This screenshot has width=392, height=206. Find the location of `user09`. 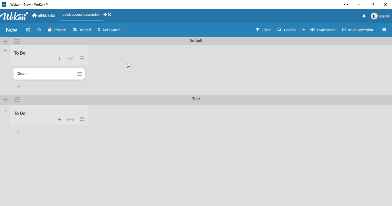

user09 is located at coordinates (380, 16).